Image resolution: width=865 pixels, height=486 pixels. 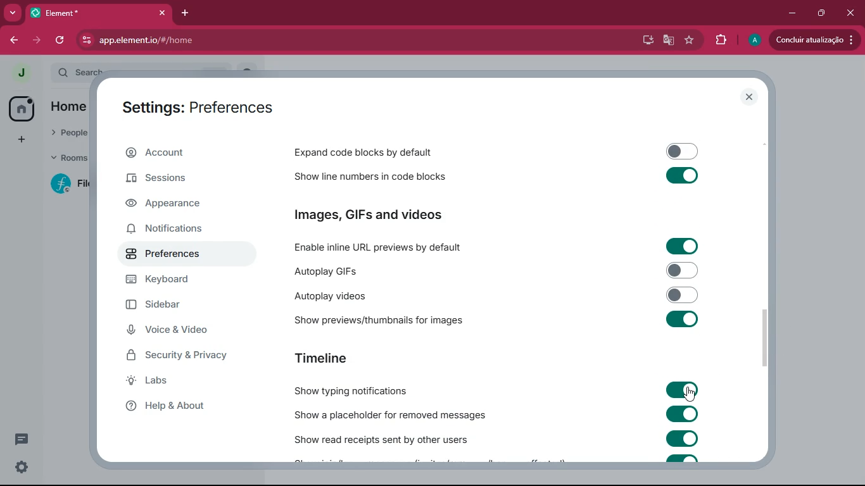 What do you see at coordinates (388, 152) in the screenshot?
I see `expand code blocks by default` at bounding box center [388, 152].